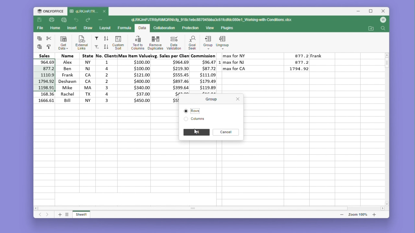 This screenshot has width=415, height=233. What do you see at coordinates (195, 119) in the screenshot?
I see `columns` at bounding box center [195, 119].